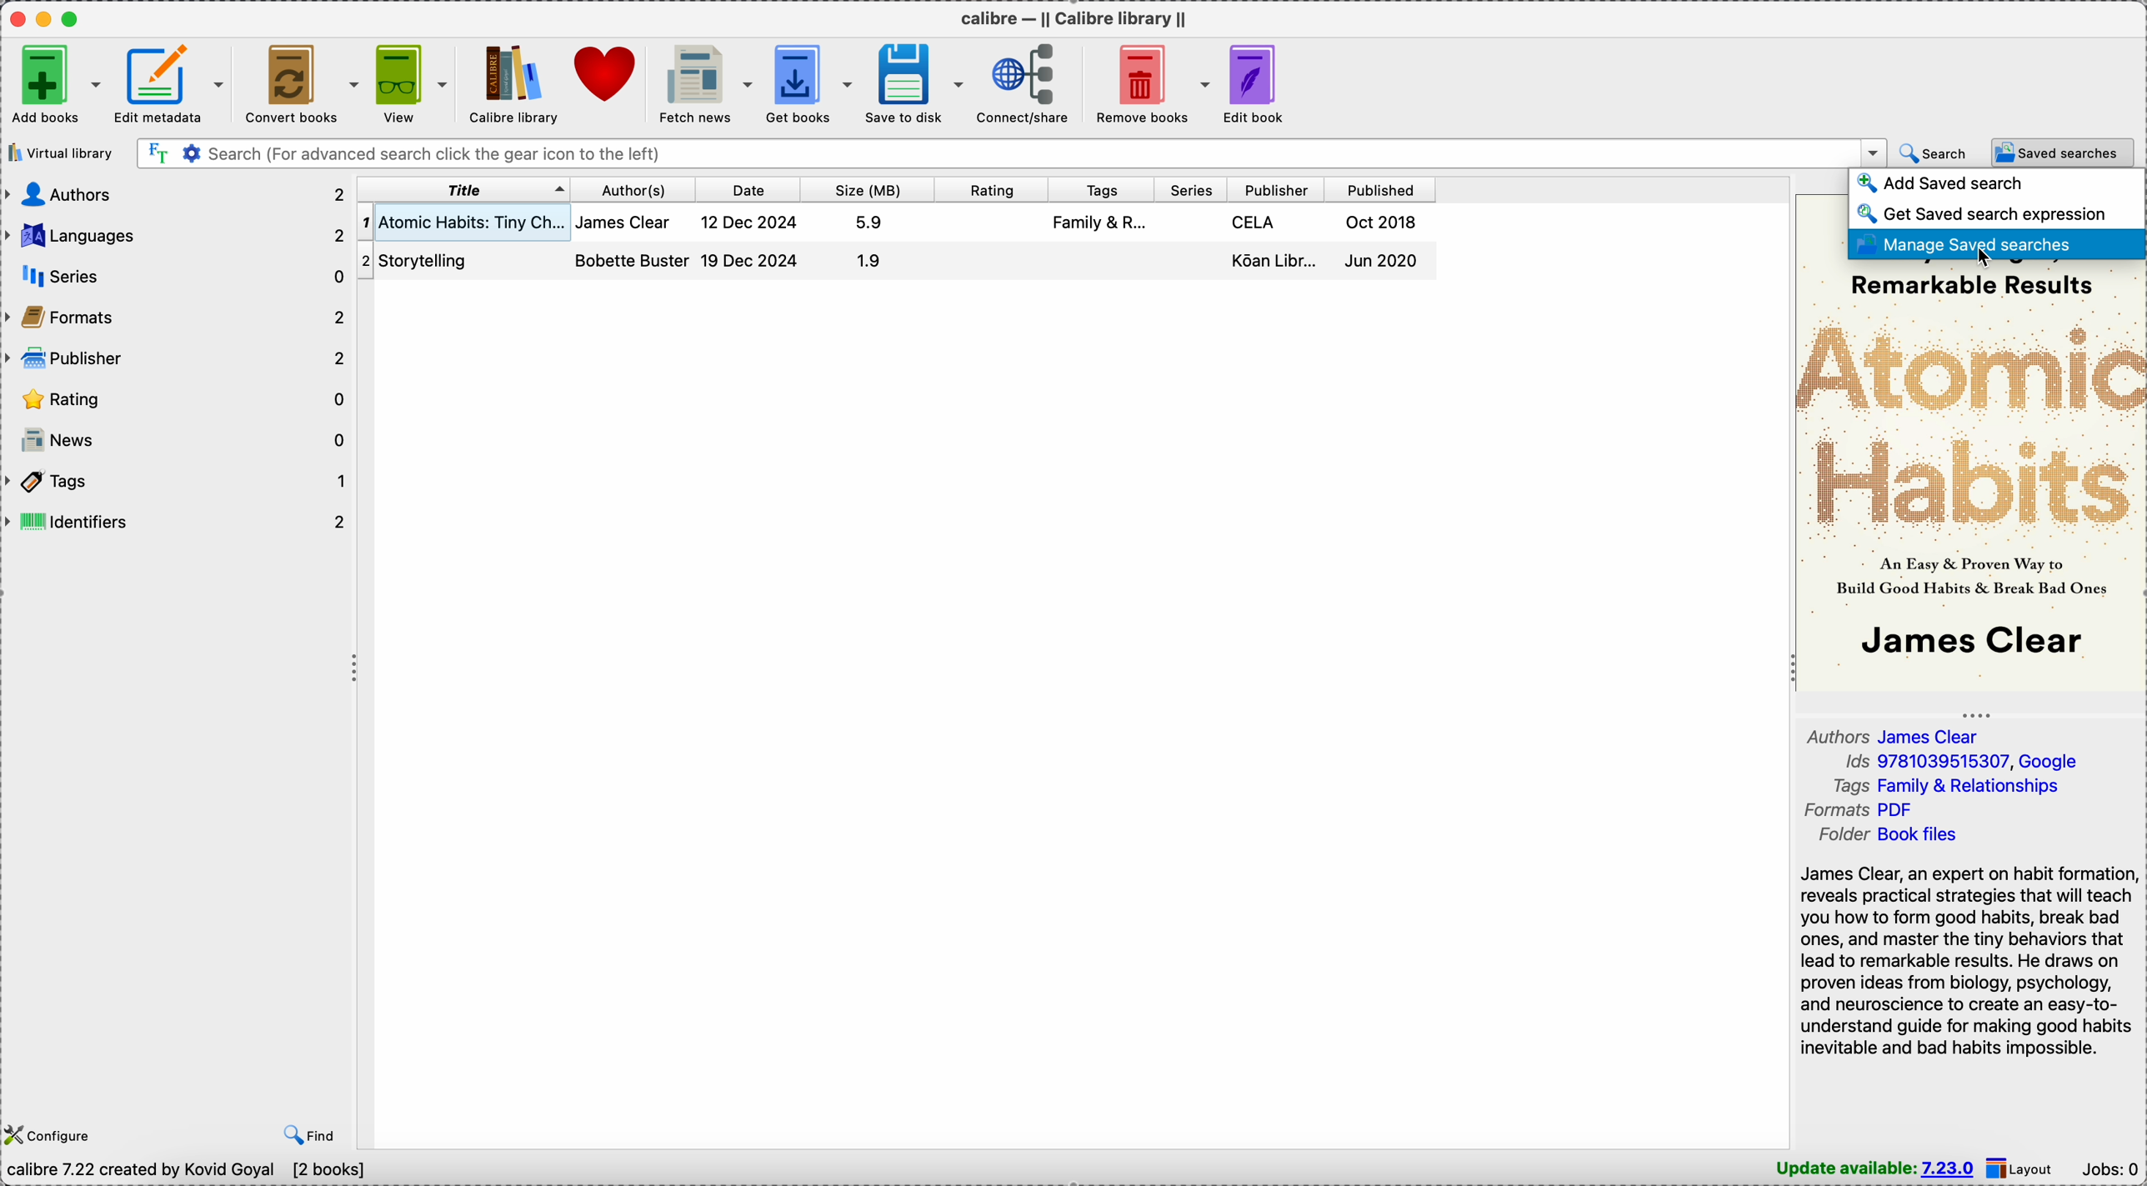 The image size is (2147, 1186). What do you see at coordinates (180, 438) in the screenshot?
I see `news` at bounding box center [180, 438].